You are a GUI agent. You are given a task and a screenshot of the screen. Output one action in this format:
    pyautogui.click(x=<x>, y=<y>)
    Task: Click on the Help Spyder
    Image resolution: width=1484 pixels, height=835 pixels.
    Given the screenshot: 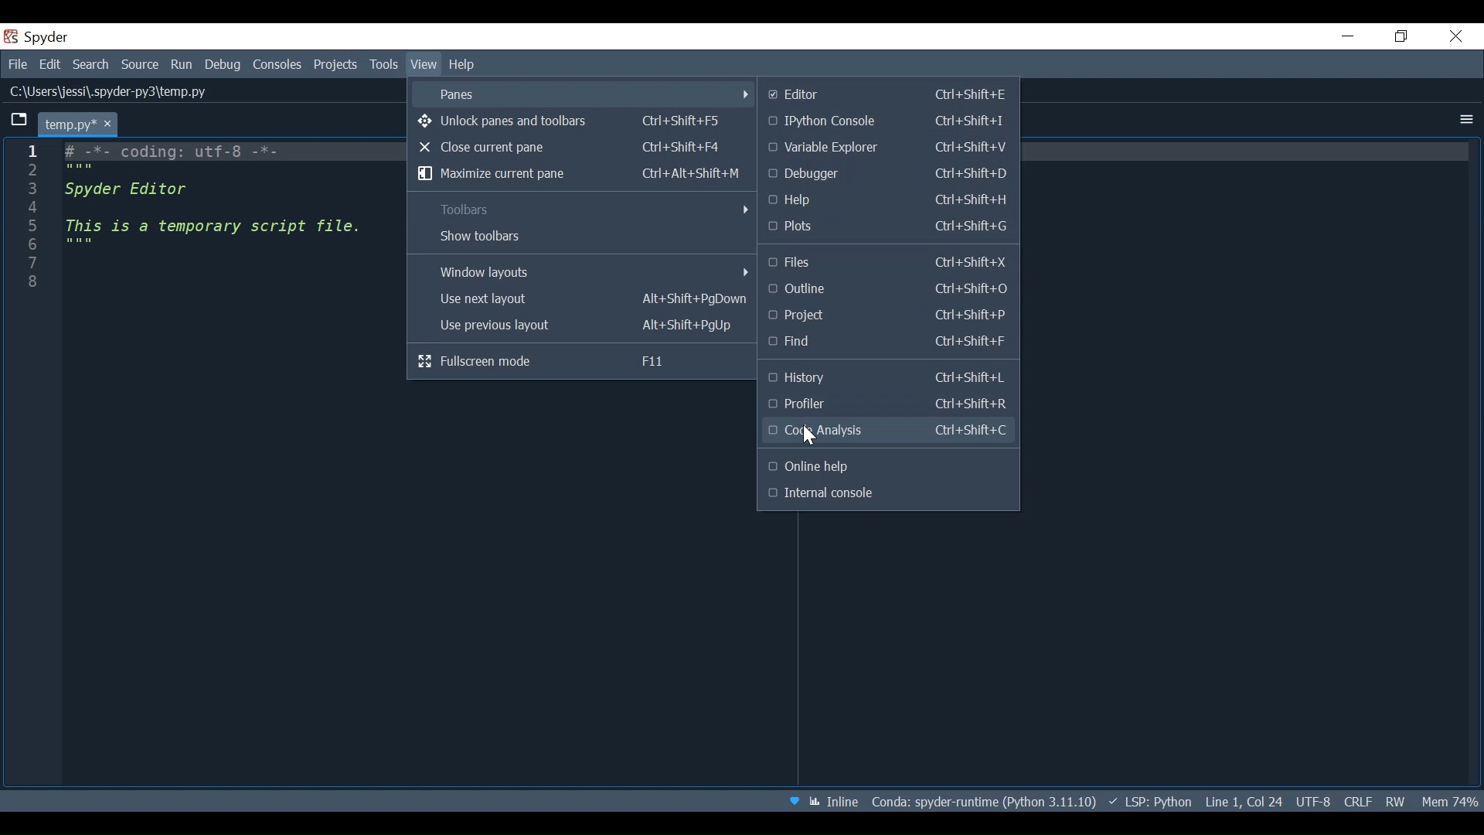 What is the action you would take?
    pyautogui.click(x=795, y=801)
    